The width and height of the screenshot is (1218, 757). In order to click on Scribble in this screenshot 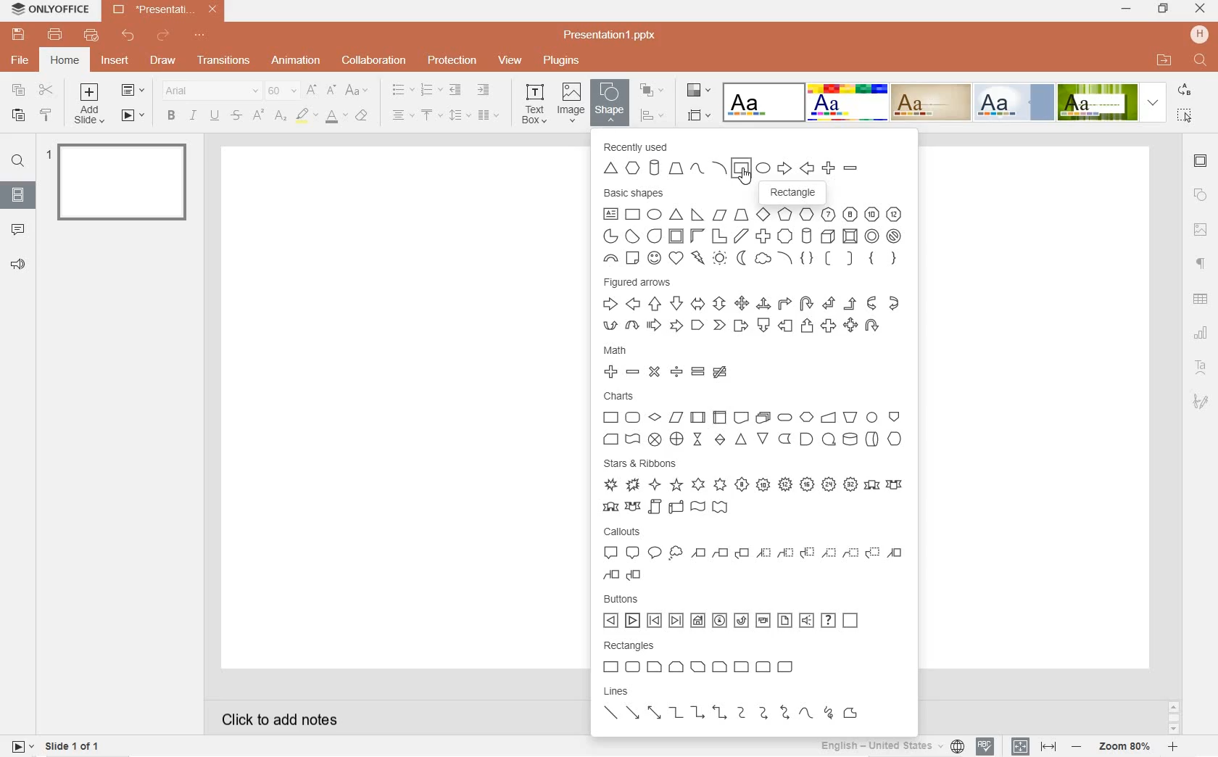, I will do `click(827, 715)`.